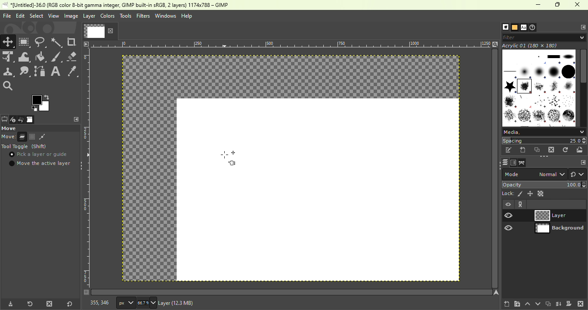  What do you see at coordinates (527, 304) in the screenshot?
I see `Move this layer to the top of the layer stack` at bounding box center [527, 304].